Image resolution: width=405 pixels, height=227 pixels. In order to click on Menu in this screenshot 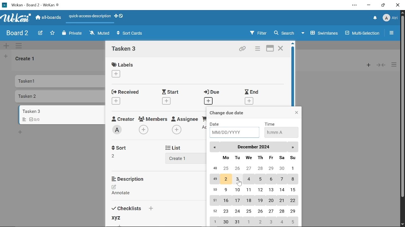, I will do `click(23, 120)`.